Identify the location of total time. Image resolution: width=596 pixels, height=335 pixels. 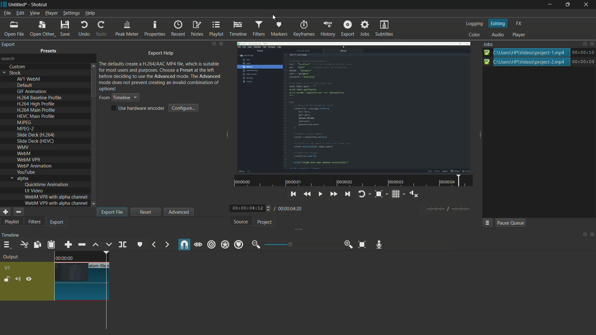
(290, 208).